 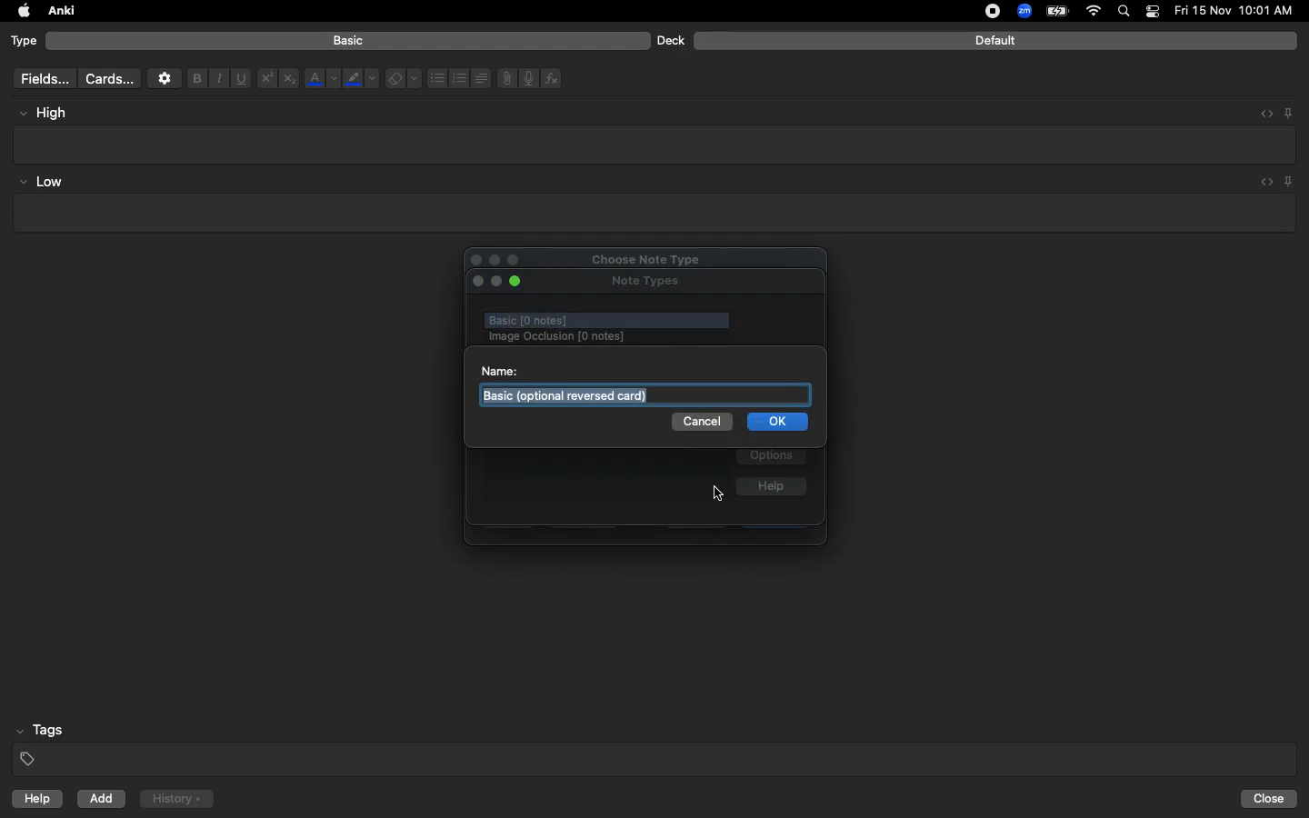 What do you see at coordinates (1290, 181) in the screenshot?
I see `Pin` at bounding box center [1290, 181].